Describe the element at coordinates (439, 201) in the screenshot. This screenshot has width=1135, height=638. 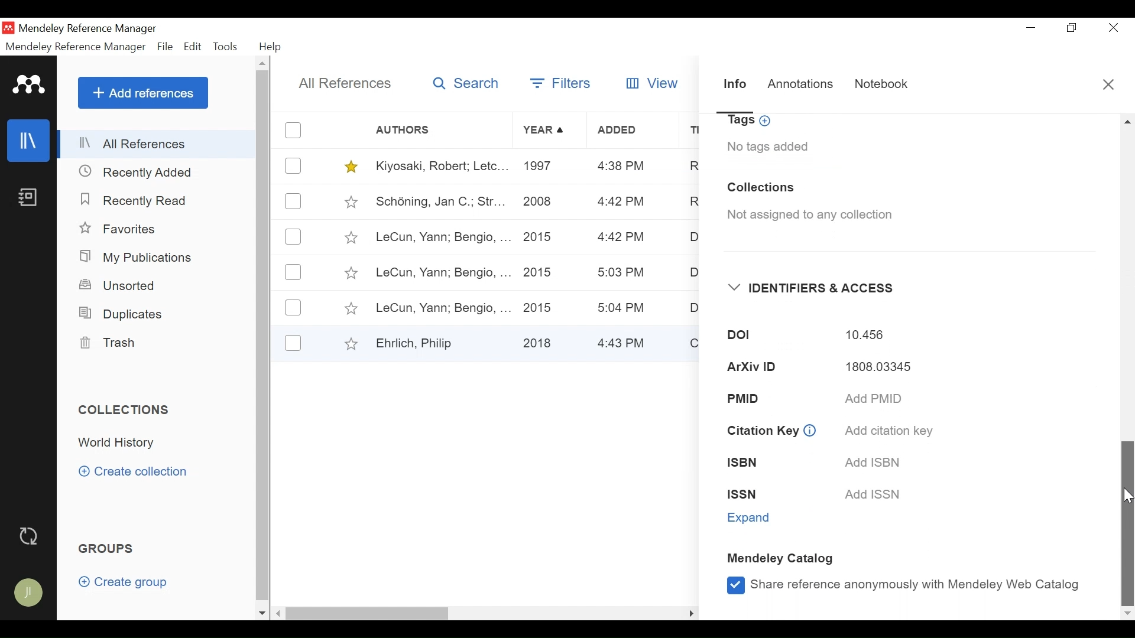
I see `Schéning, Jan C.; Str...` at that location.